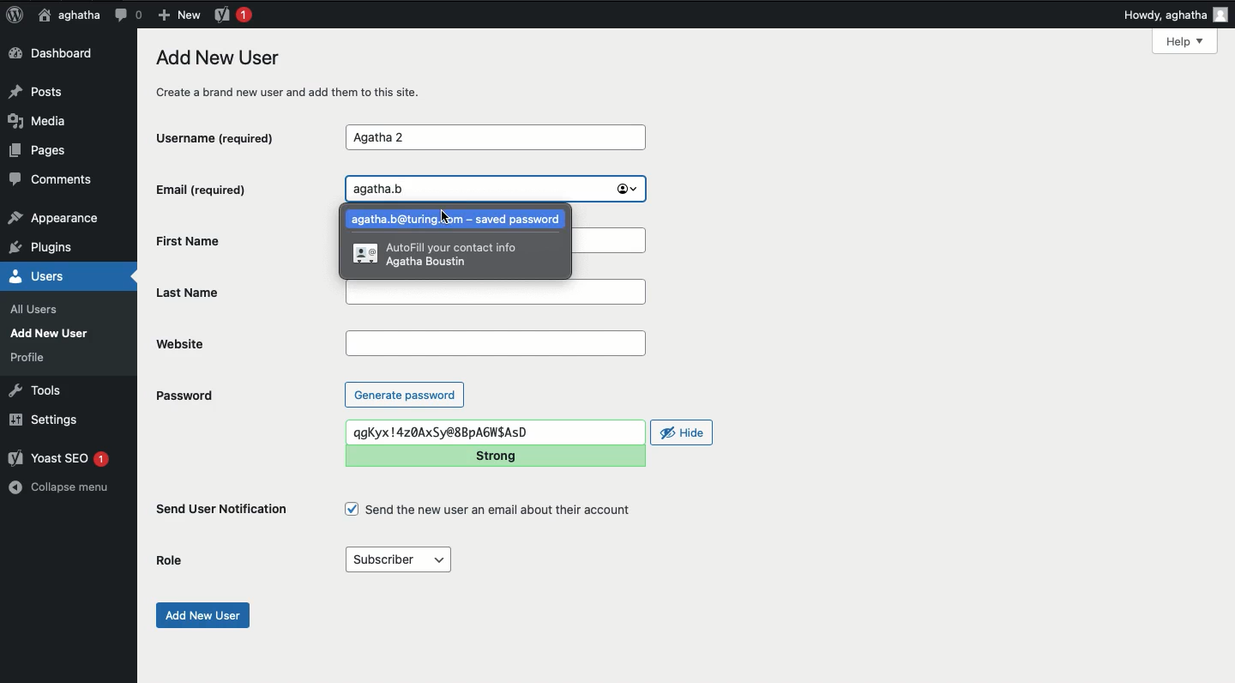 This screenshot has height=683, width=1235. I want to click on Send user notification , so click(223, 512).